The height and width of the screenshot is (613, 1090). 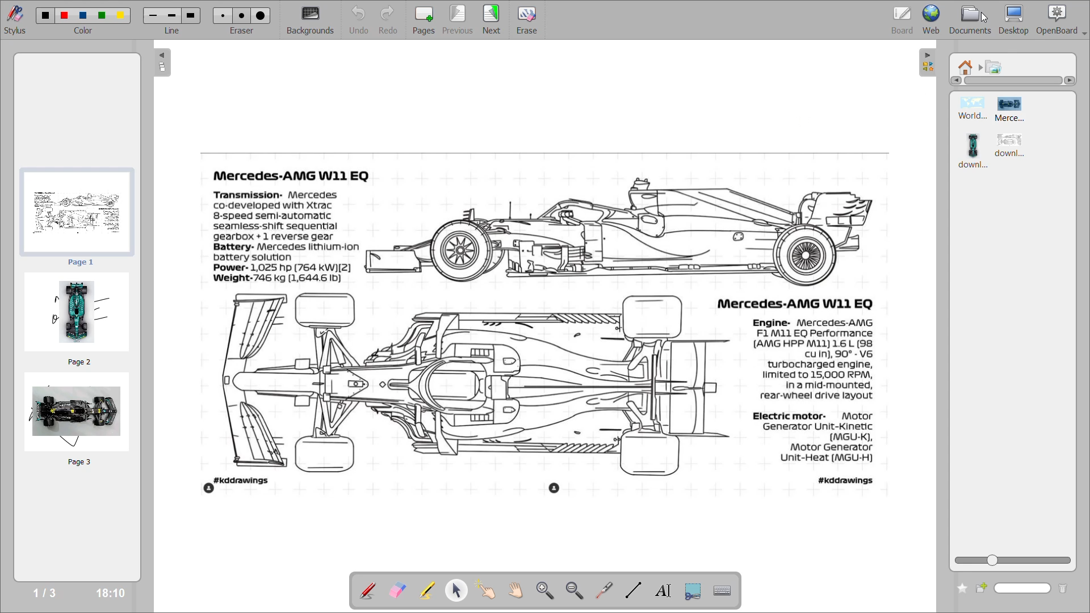 I want to click on downloaded image, so click(x=974, y=153).